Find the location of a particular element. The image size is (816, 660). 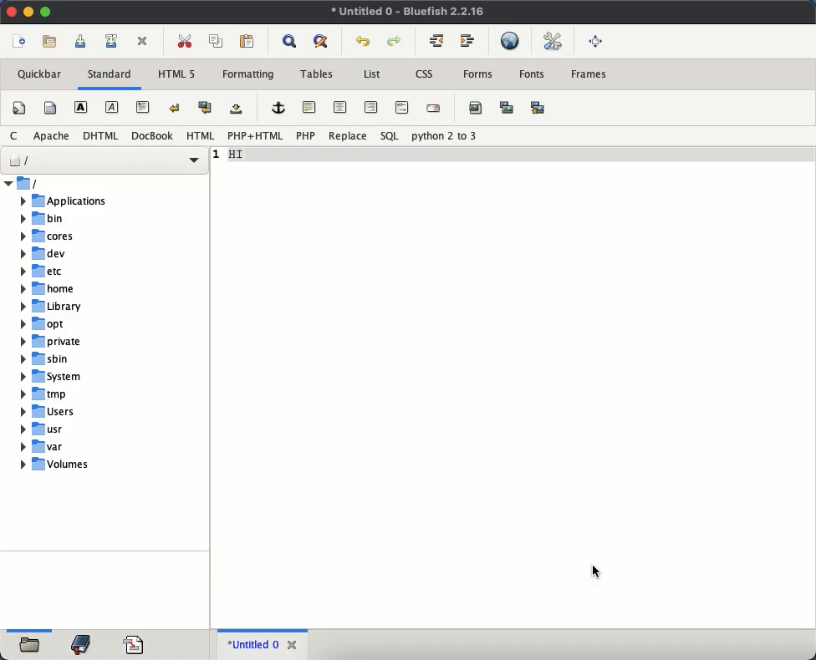

paragraph is located at coordinates (143, 106).